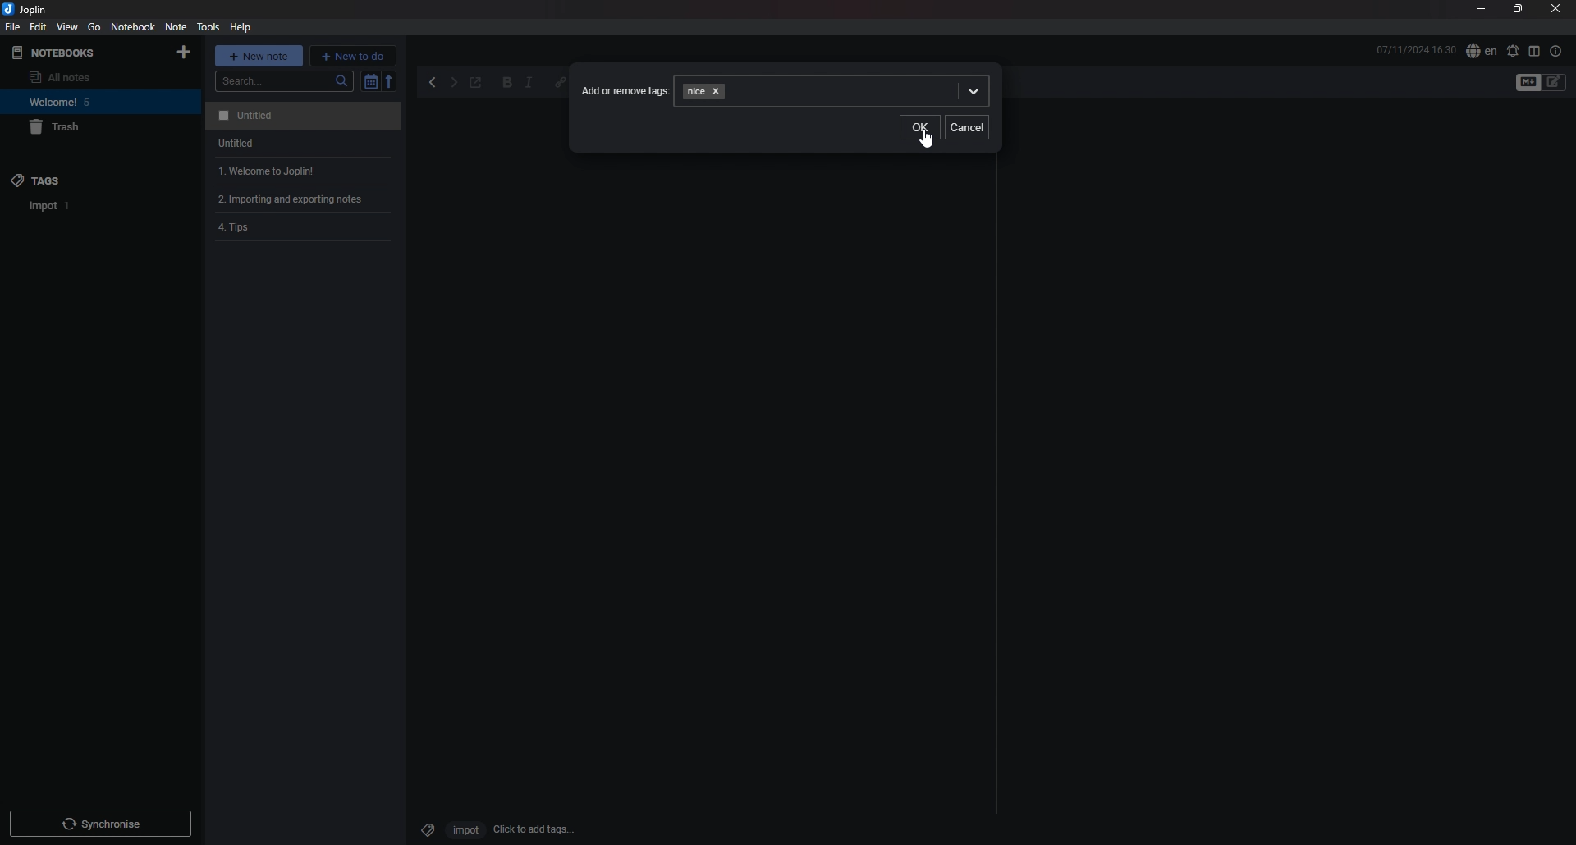 The width and height of the screenshot is (1576, 845). I want to click on edit, so click(37, 26).